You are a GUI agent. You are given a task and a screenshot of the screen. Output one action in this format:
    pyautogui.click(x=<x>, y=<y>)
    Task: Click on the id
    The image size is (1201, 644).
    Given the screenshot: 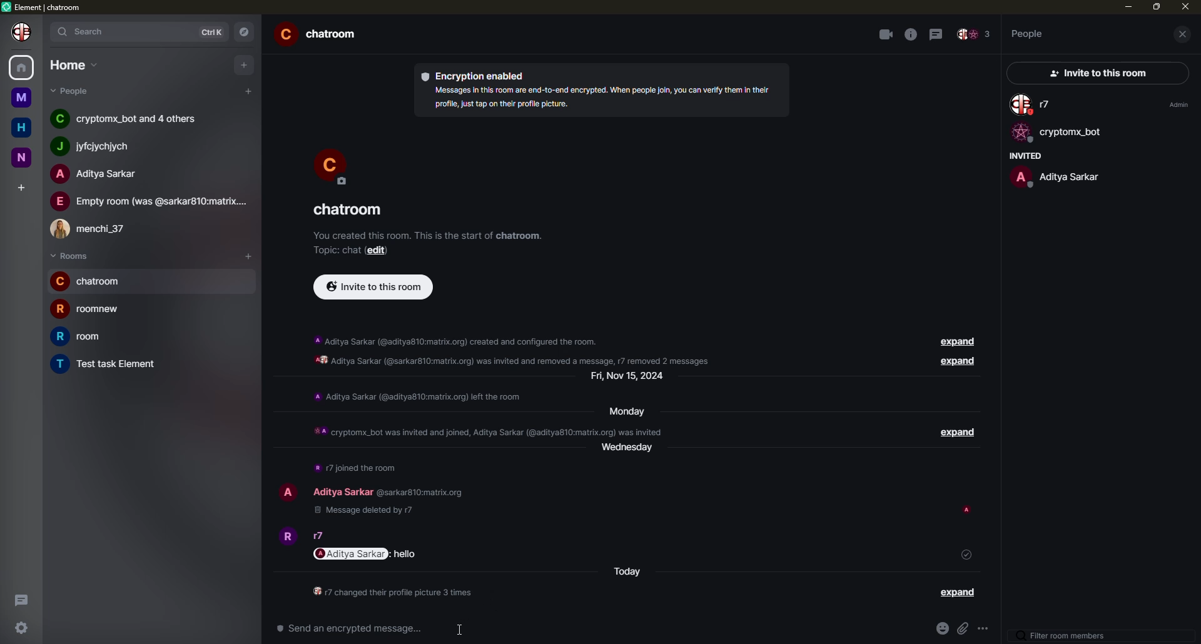 What is the action you would take?
    pyautogui.click(x=418, y=493)
    